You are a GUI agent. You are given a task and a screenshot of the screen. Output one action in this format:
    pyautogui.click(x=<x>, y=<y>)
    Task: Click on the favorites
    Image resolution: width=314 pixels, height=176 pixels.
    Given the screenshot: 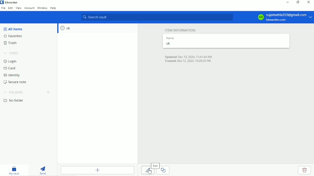 What is the action you would take?
    pyautogui.click(x=13, y=36)
    